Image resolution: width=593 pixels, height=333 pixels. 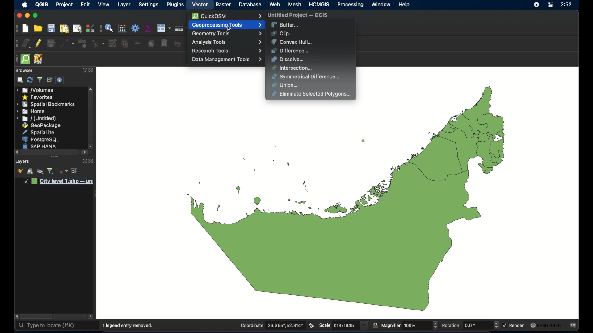 I want to click on difference, so click(x=291, y=50).